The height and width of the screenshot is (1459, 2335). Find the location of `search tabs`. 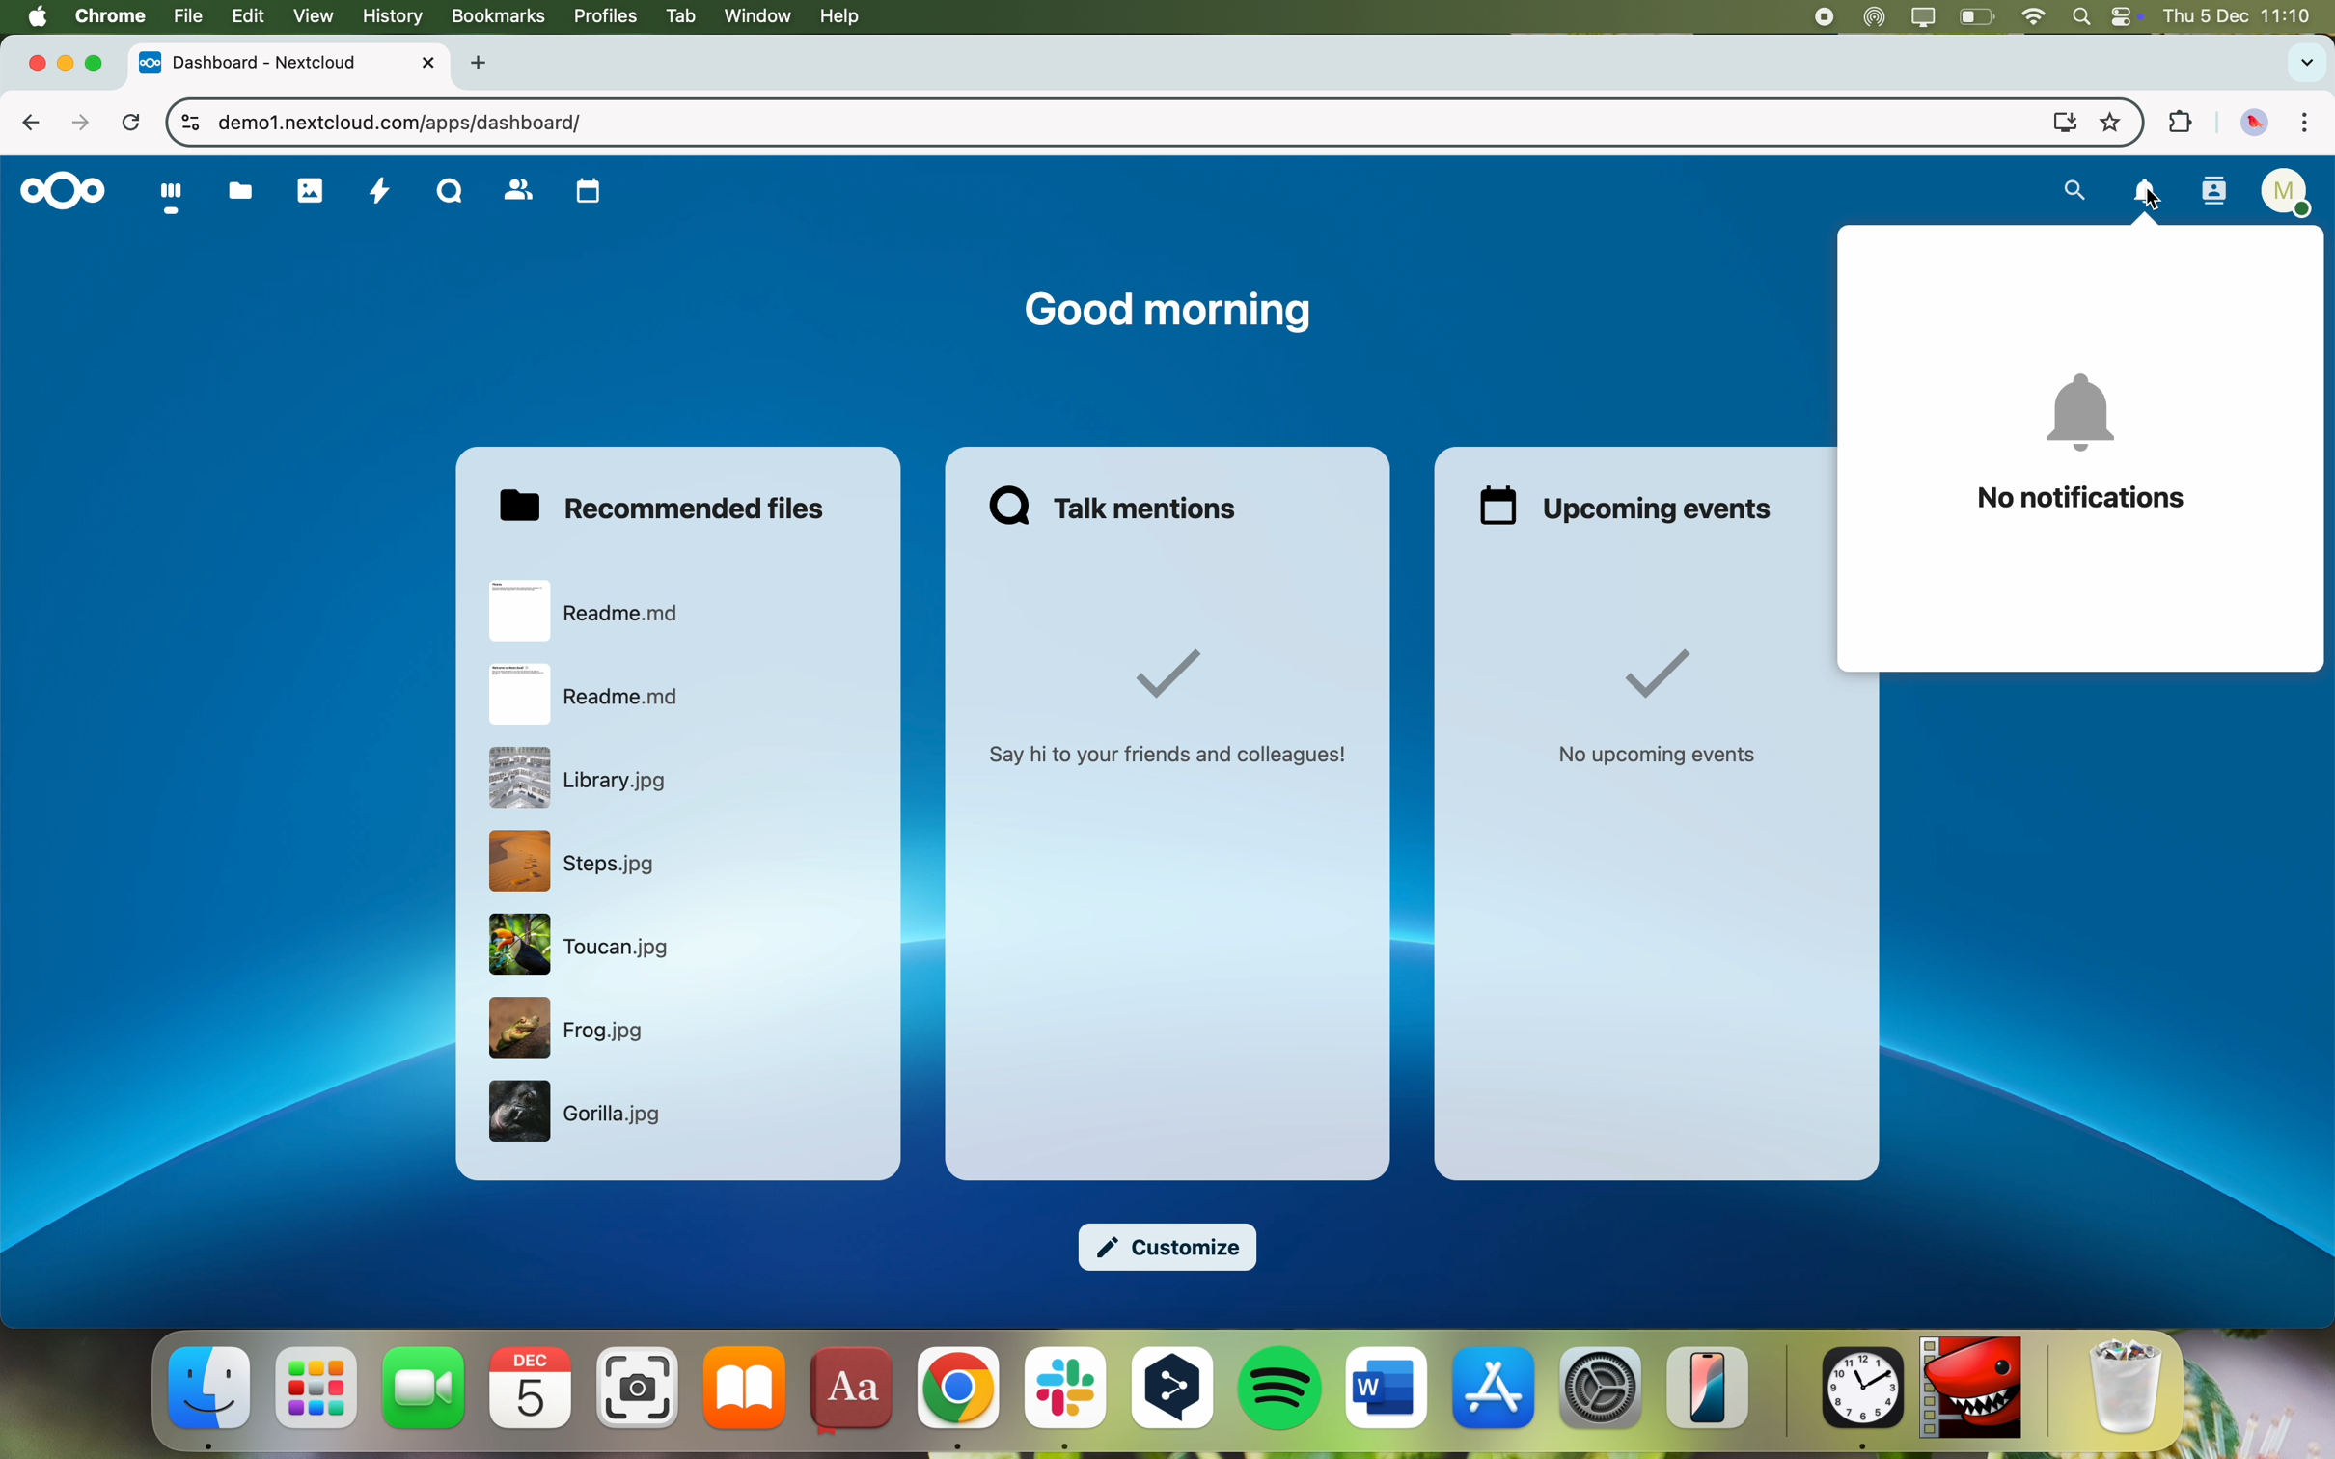

search tabs is located at coordinates (2304, 64).